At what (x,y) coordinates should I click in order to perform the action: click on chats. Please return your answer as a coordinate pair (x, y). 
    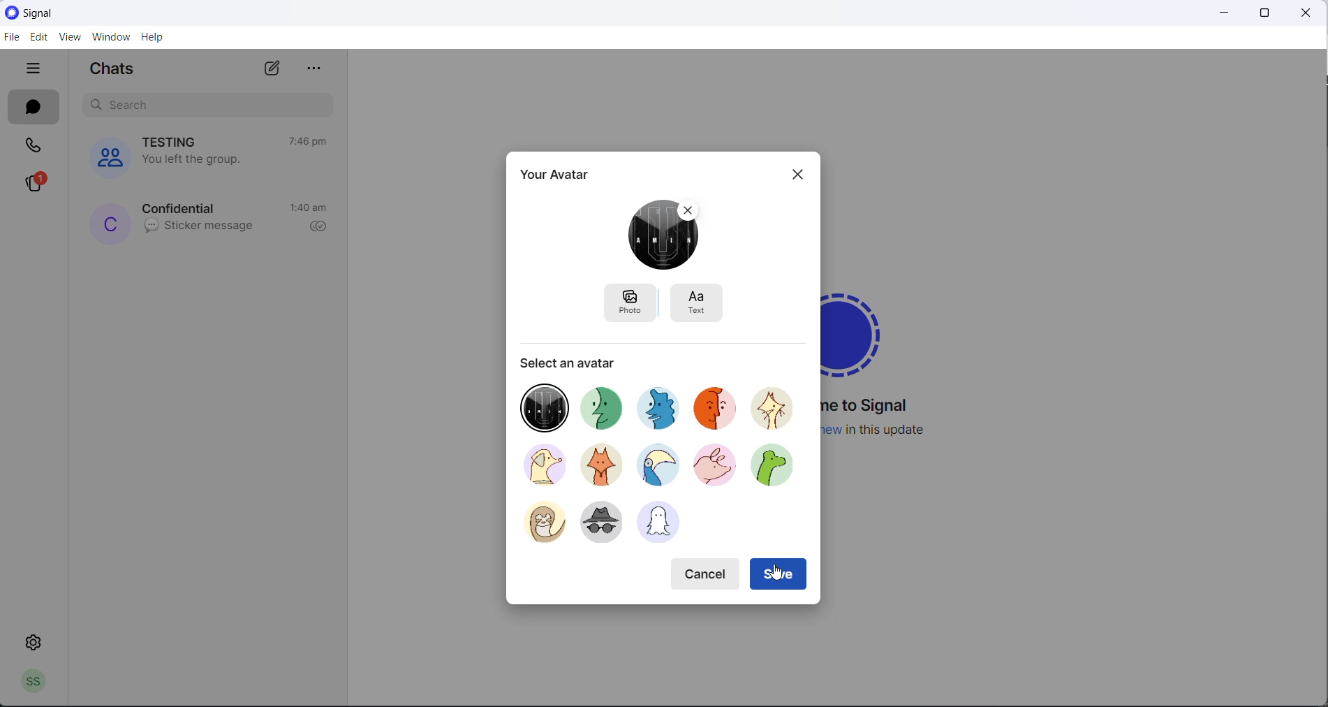
    Looking at the image, I should click on (34, 108).